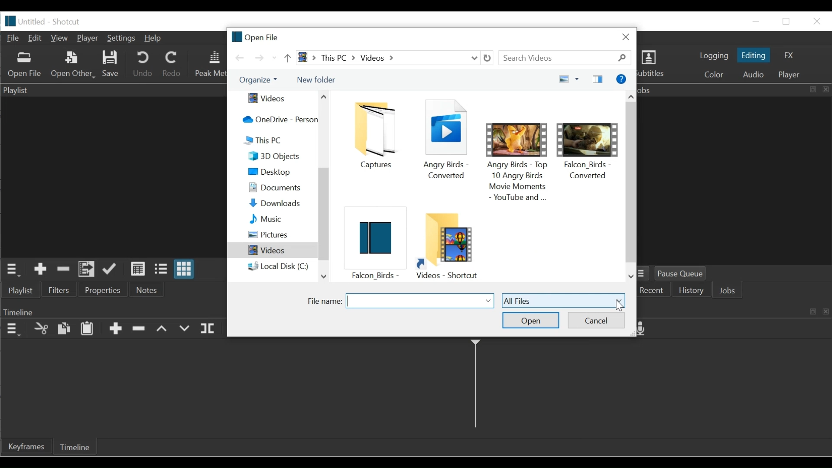 This screenshot has width=832, height=468. Describe the element at coordinates (631, 277) in the screenshot. I see `Scroll down` at that location.